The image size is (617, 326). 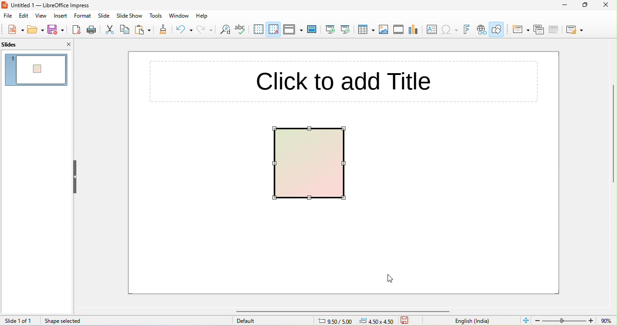 What do you see at coordinates (179, 16) in the screenshot?
I see `window` at bounding box center [179, 16].